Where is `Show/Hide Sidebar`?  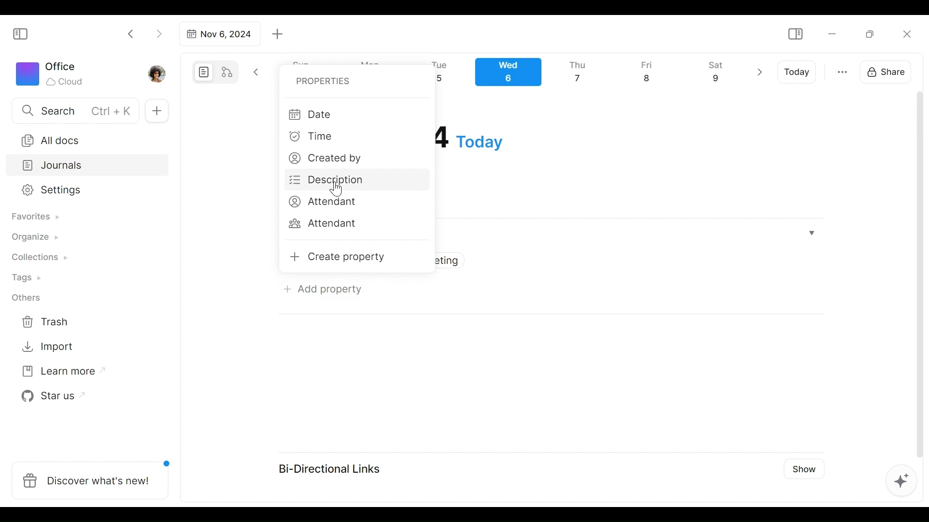 Show/Hide Sidebar is located at coordinates (795, 34).